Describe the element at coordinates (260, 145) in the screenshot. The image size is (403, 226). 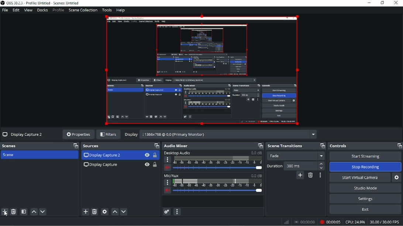
I see `Maximize` at that location.